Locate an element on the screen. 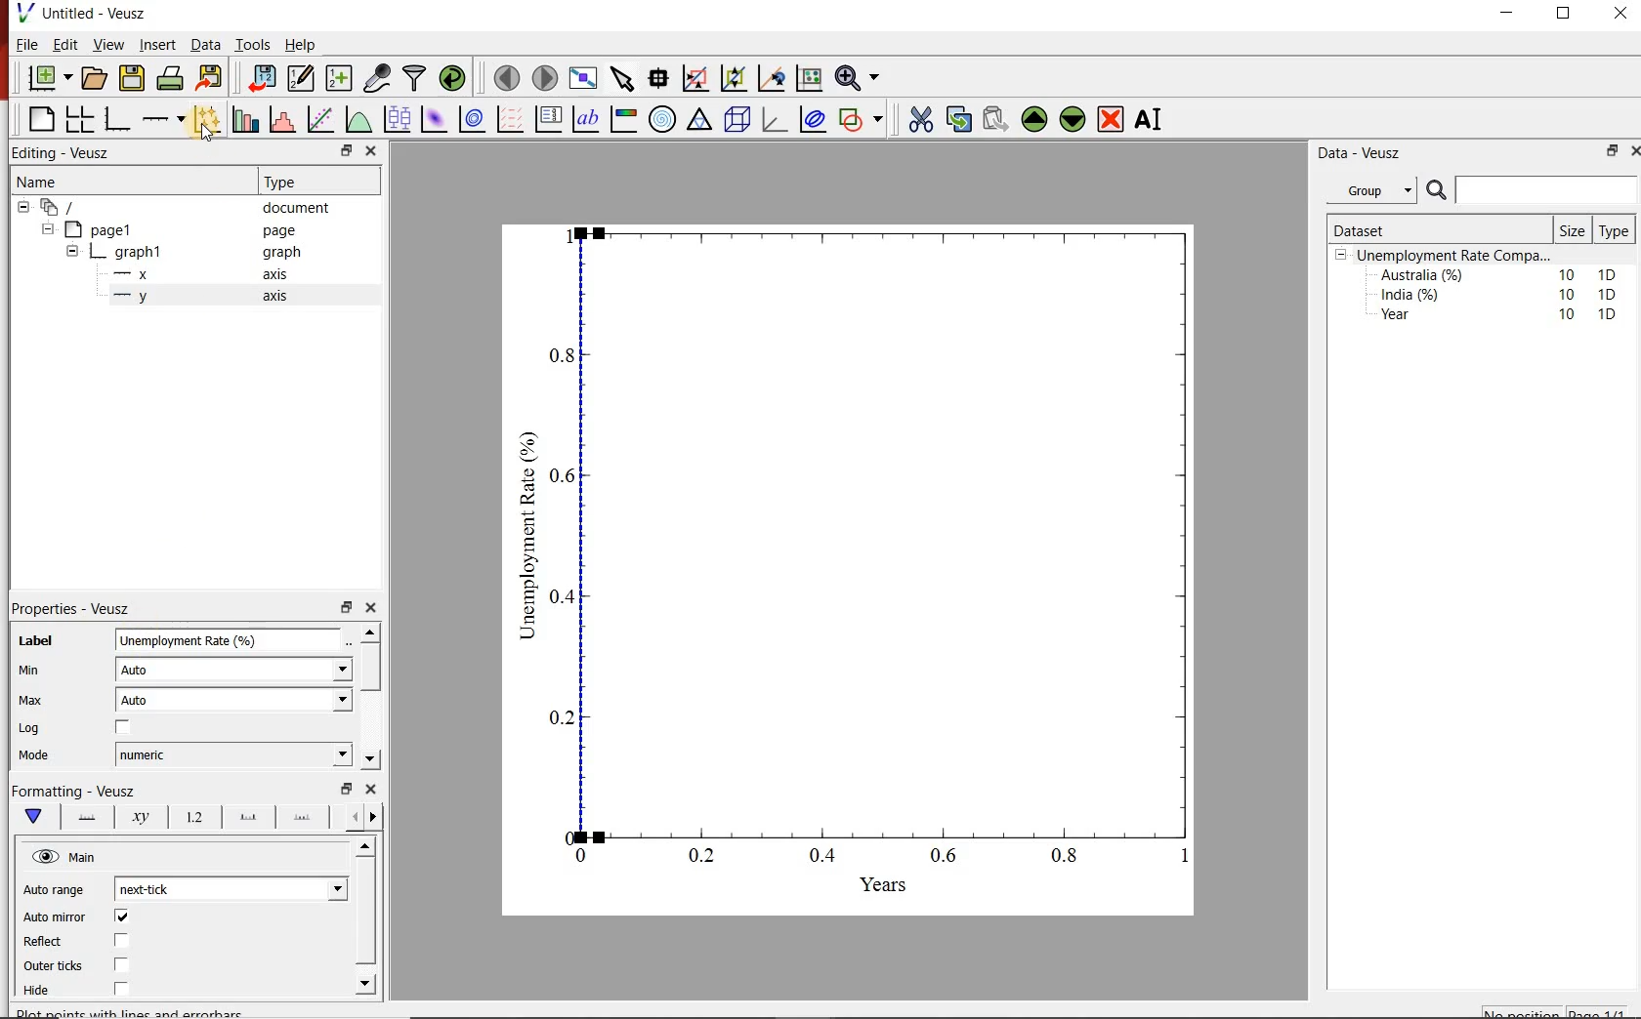  edit and enter new datasets is located at coordinates (303, 76).